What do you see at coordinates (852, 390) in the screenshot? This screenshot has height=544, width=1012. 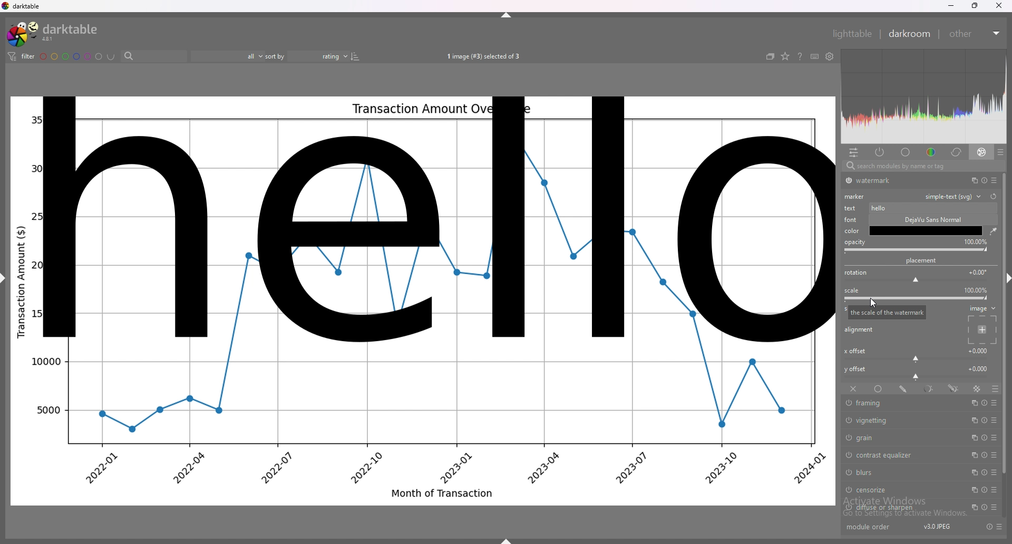 I see `off` at bounding box center [852, 390].